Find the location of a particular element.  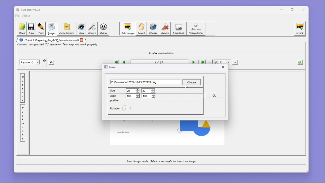

100 is located at coordinates (149, 96).